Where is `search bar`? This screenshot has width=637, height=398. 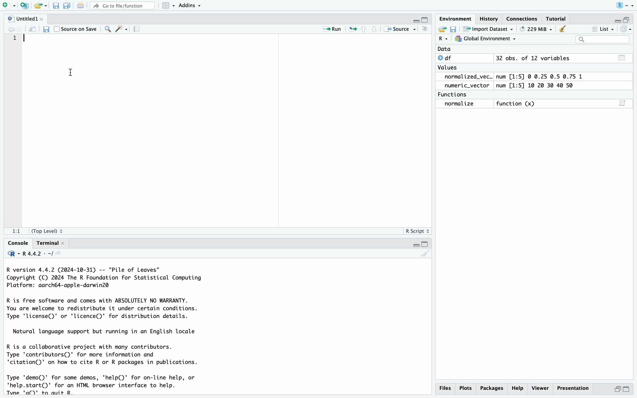
search bar is located at coordinates (603, 40).